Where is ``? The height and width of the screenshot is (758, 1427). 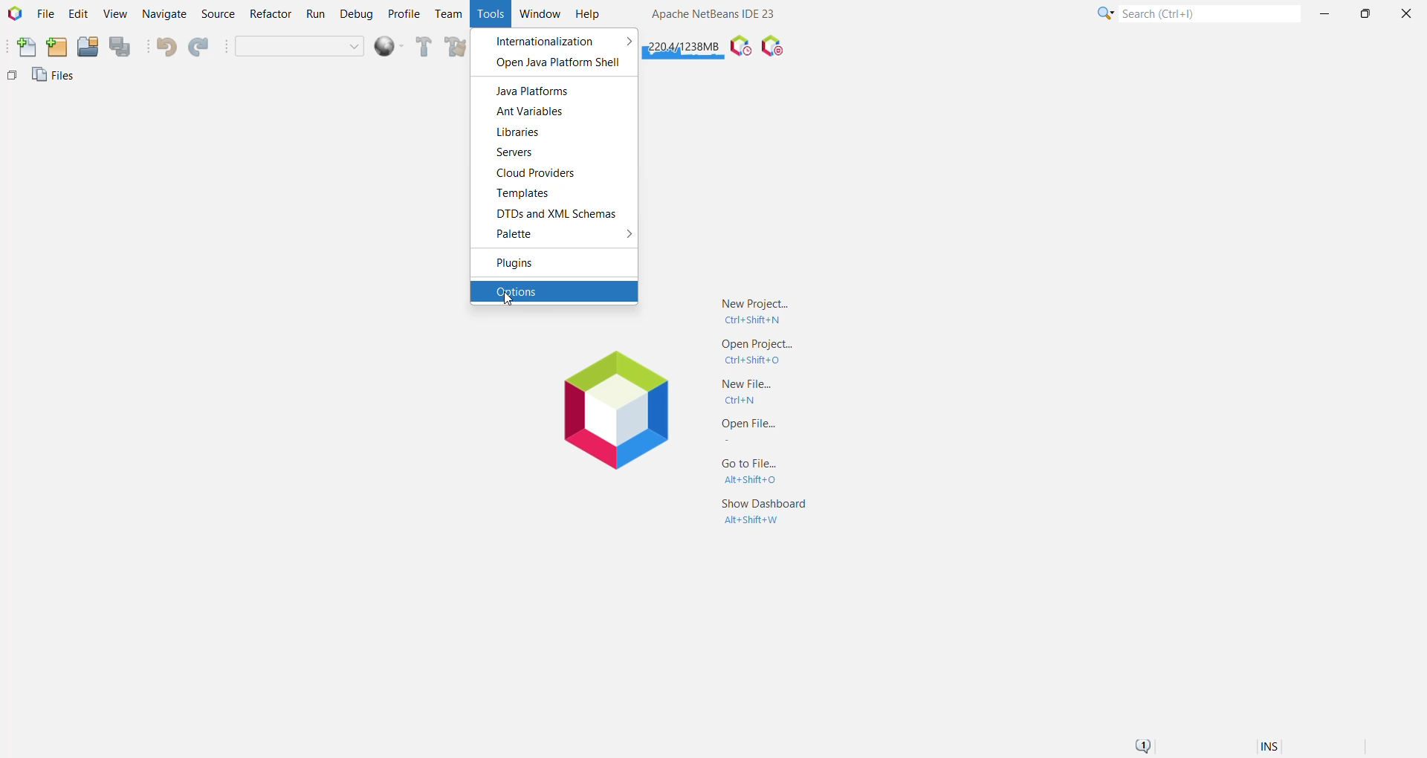
 is located at coordinates (12, 75).